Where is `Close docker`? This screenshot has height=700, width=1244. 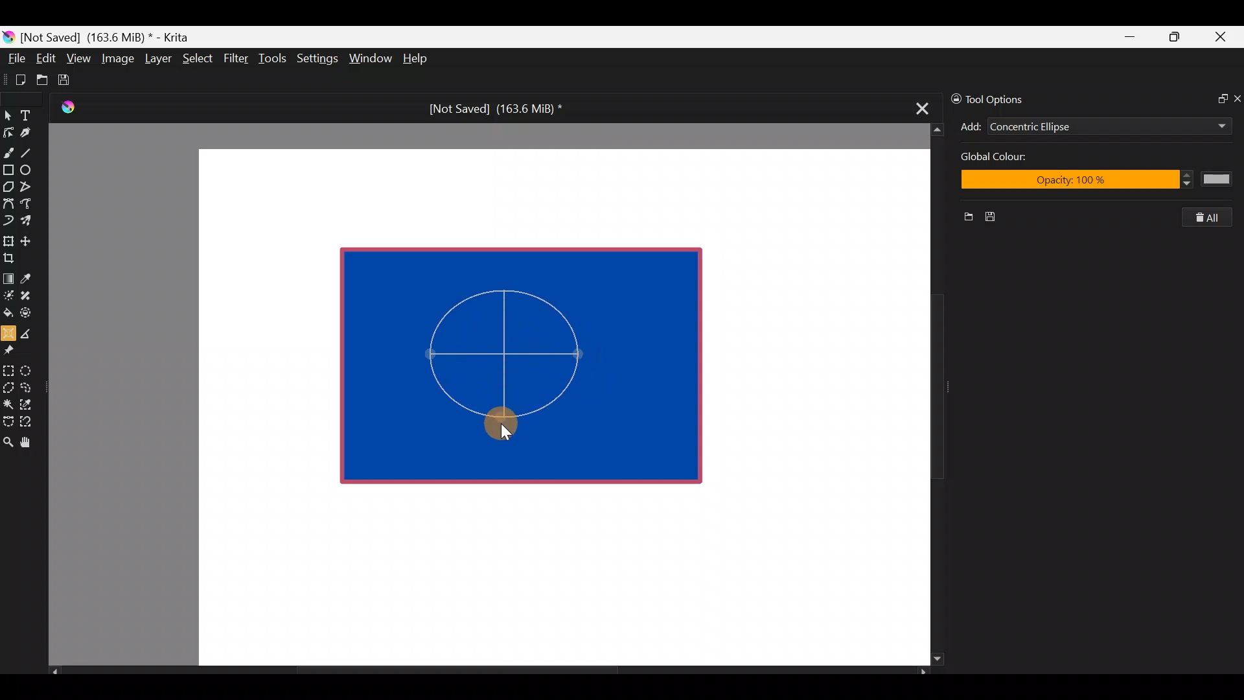 Close docker is located at coordinates (1236, 98).